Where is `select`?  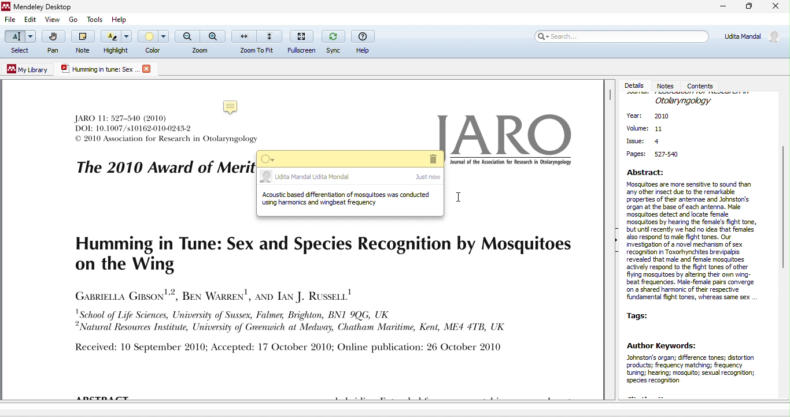 select is located at coordinates (19, 43).